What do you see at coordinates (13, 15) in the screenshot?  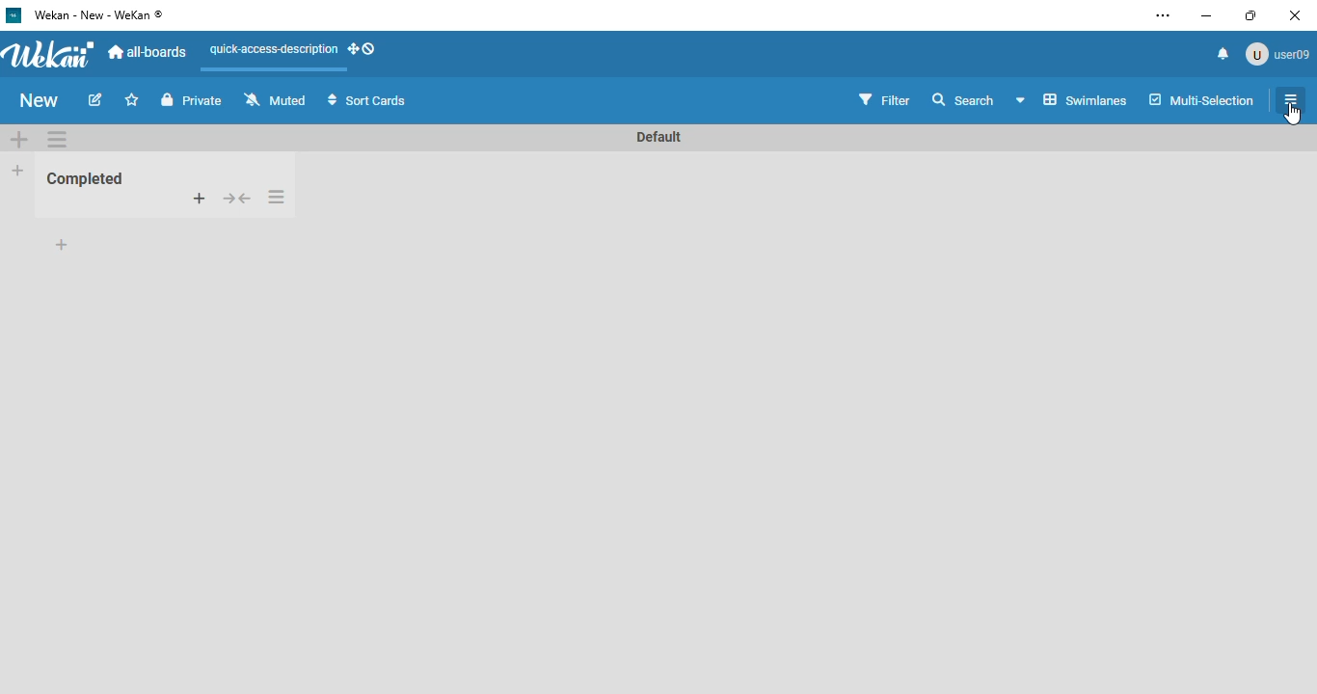 I see `logo` at bounding box center [13, 15].